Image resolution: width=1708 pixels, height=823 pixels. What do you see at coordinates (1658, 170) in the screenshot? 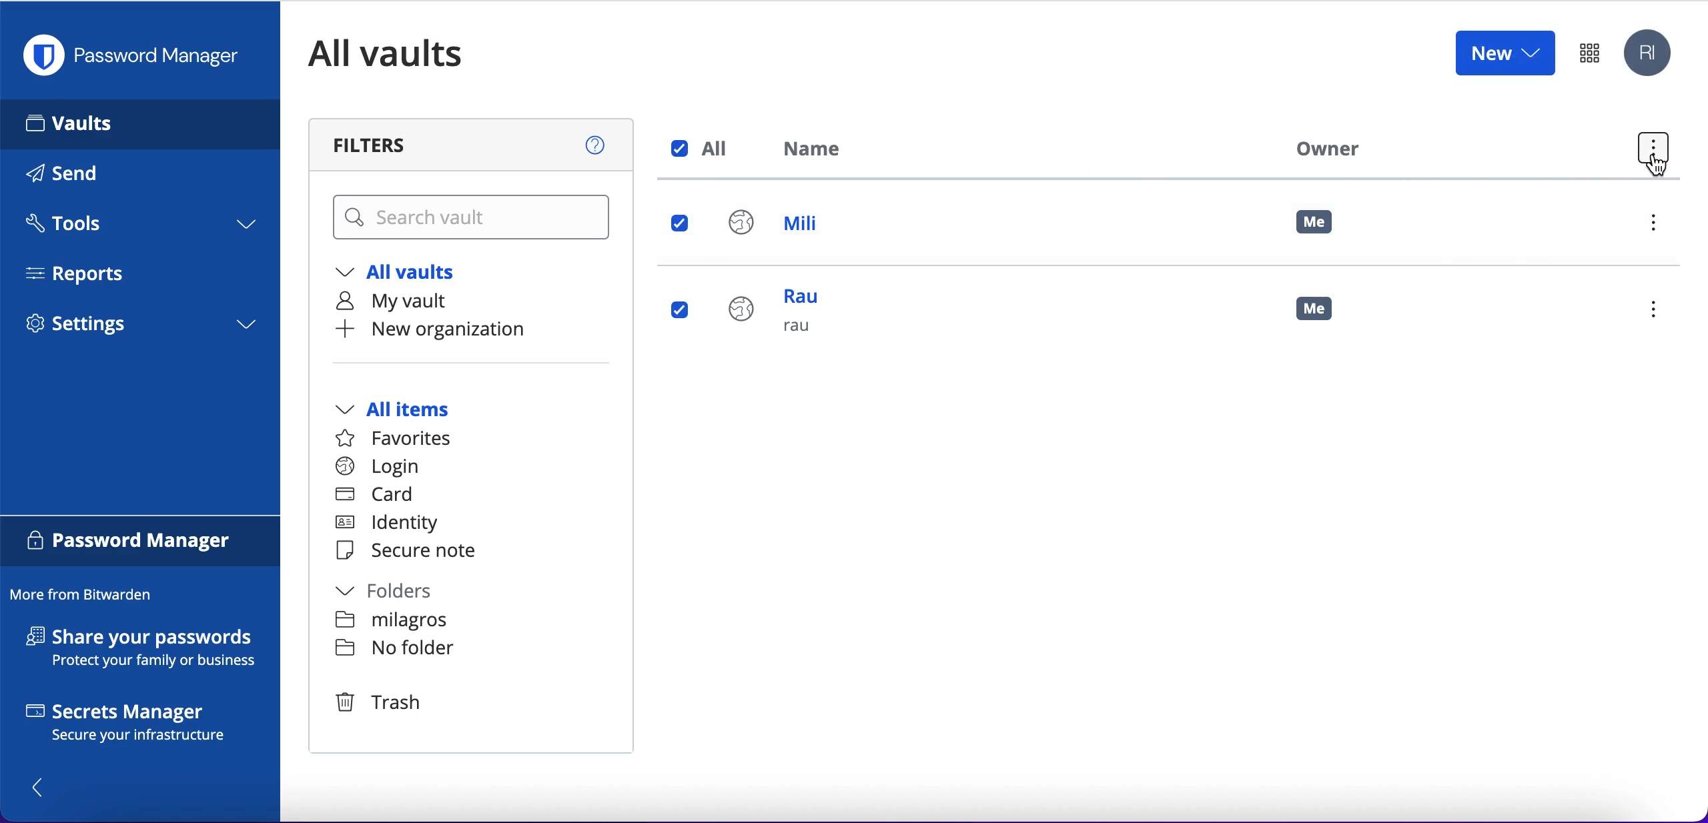
I see `cursor` at bounding box center [1658, 170].